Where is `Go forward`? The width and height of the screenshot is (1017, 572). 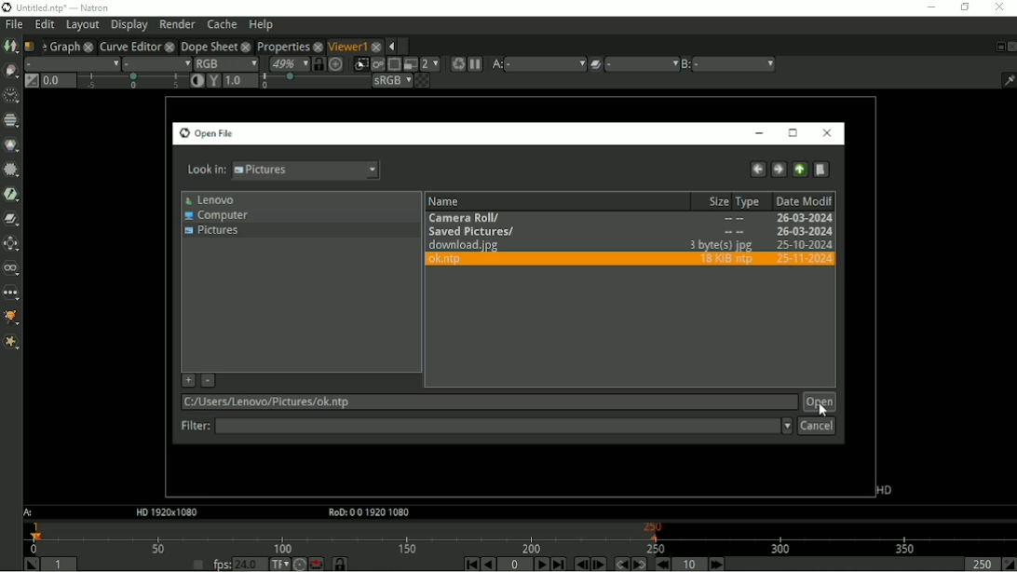 Go forward is located at coordinates (779, 170).